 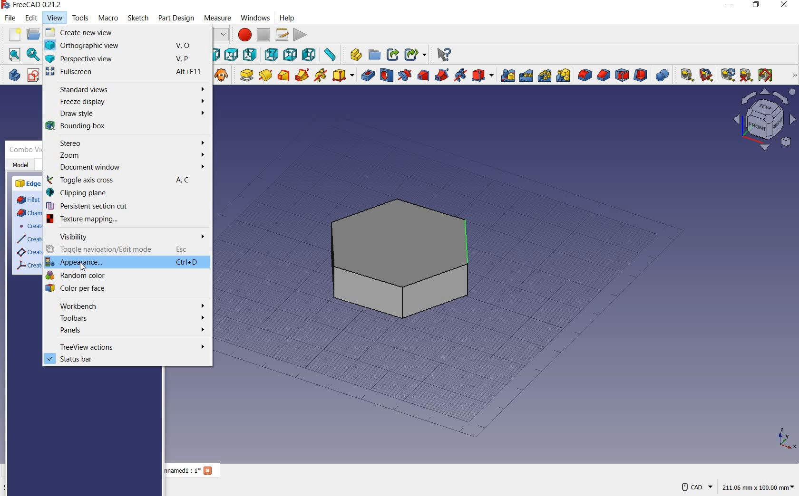 I want to click on texture mapping, so click(x=127, y=220).